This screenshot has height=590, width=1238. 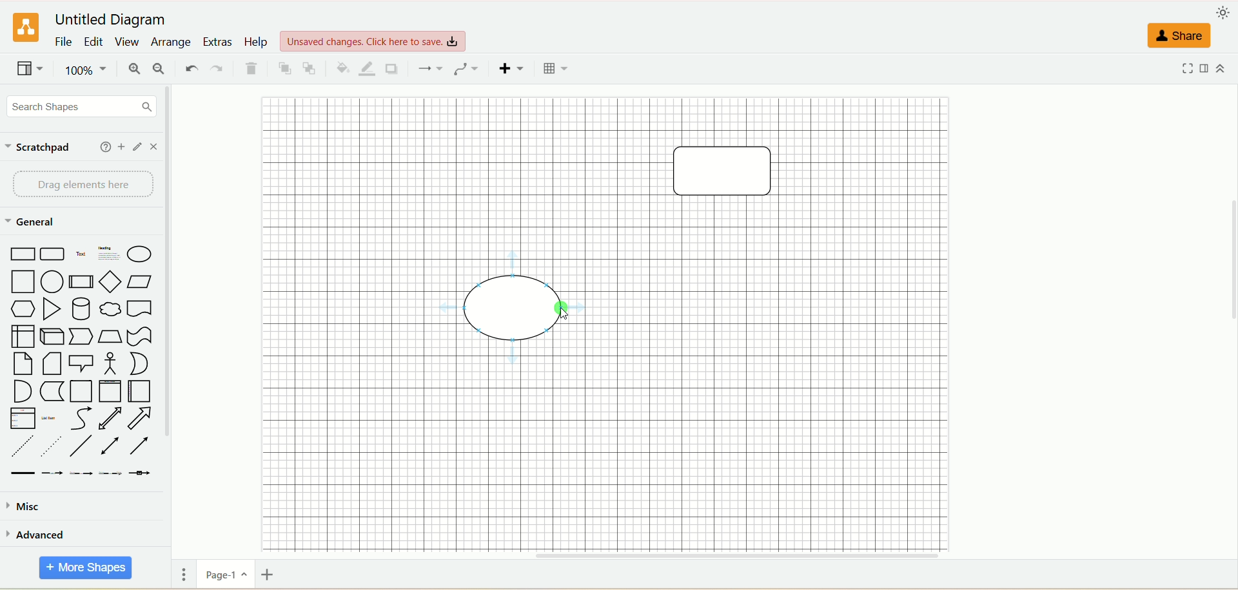 What do you see at coordinates (1179, 35) in the screenshot?
I see `share` at bounding box center [1179, 35].